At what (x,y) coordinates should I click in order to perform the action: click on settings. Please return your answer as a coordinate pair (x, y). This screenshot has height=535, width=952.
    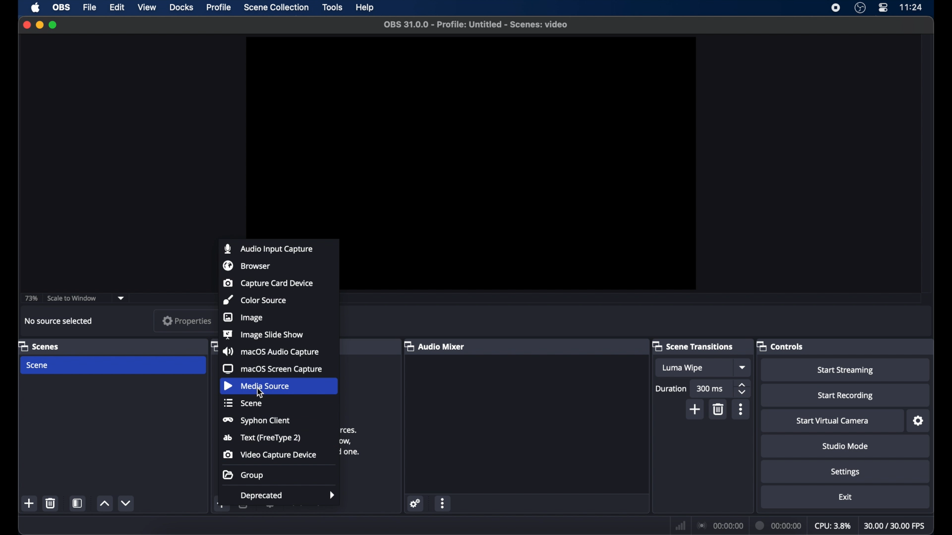
    Looking at the image, I should click on (846, 473).